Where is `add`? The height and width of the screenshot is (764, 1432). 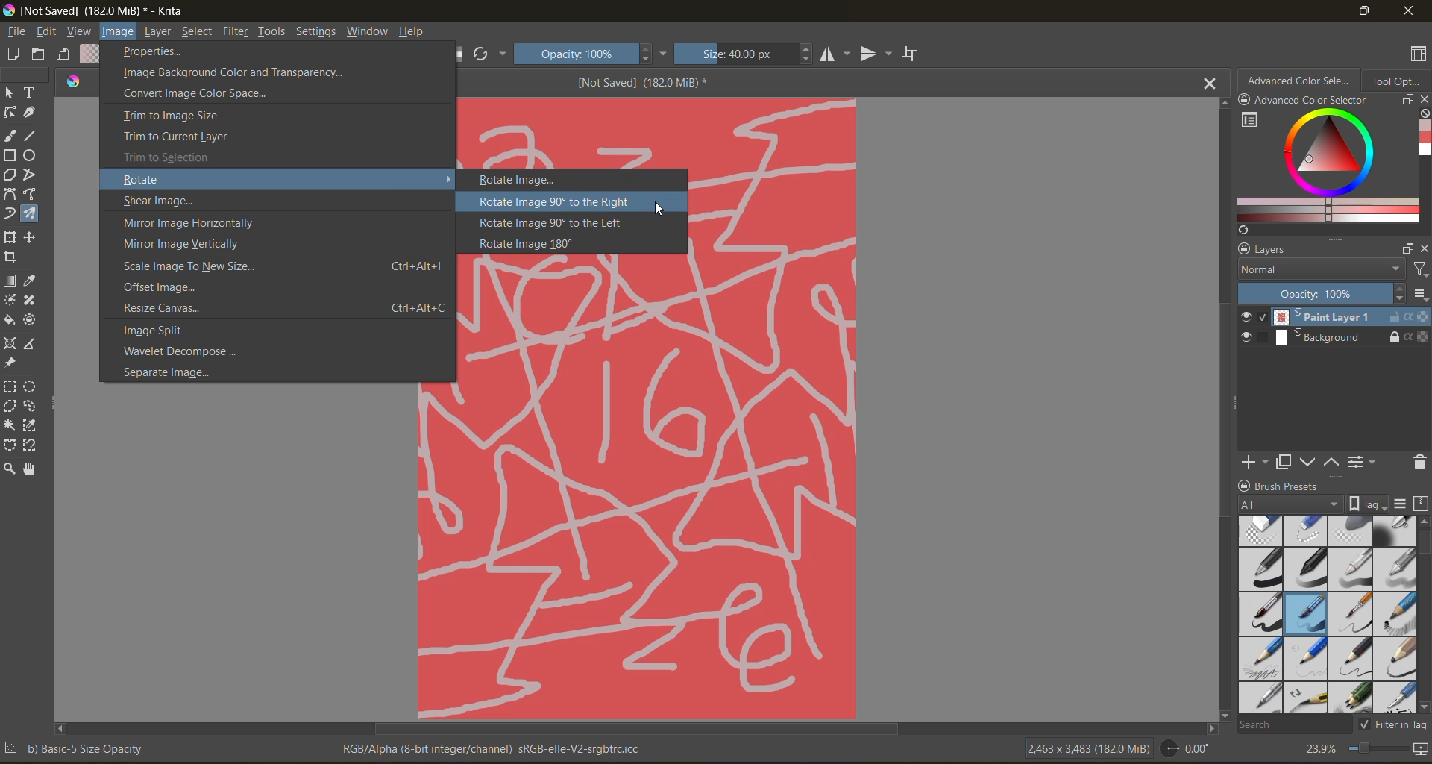
add is located at coordinates (1252, 460).